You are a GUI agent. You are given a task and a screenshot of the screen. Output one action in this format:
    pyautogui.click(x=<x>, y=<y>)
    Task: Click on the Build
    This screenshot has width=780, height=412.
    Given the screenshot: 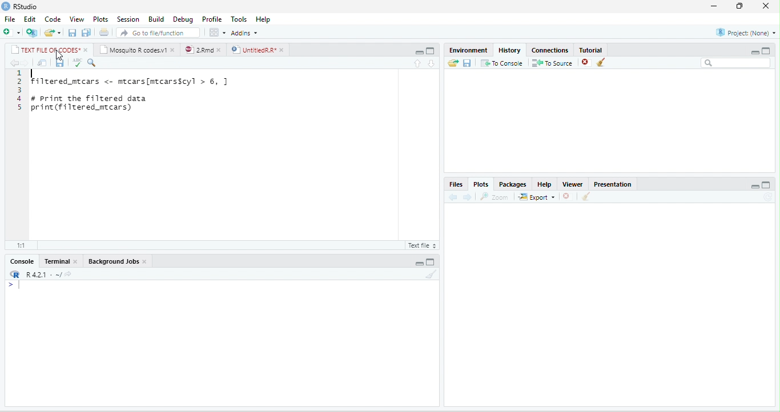 What is the action you would take?
    pyautogui.click(x=156, y=19)
    